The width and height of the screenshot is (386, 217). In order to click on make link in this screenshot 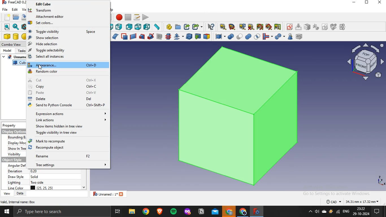, I will do `click(187, 27)`.